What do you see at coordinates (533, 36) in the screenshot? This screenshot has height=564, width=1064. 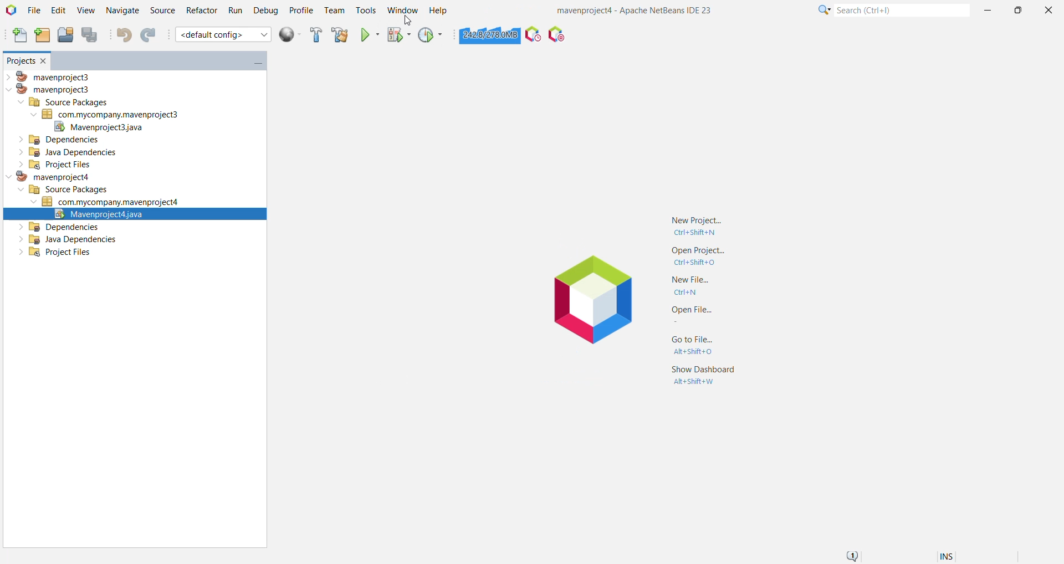 I see `Profile the IDE` at bounding box center [533, 36].